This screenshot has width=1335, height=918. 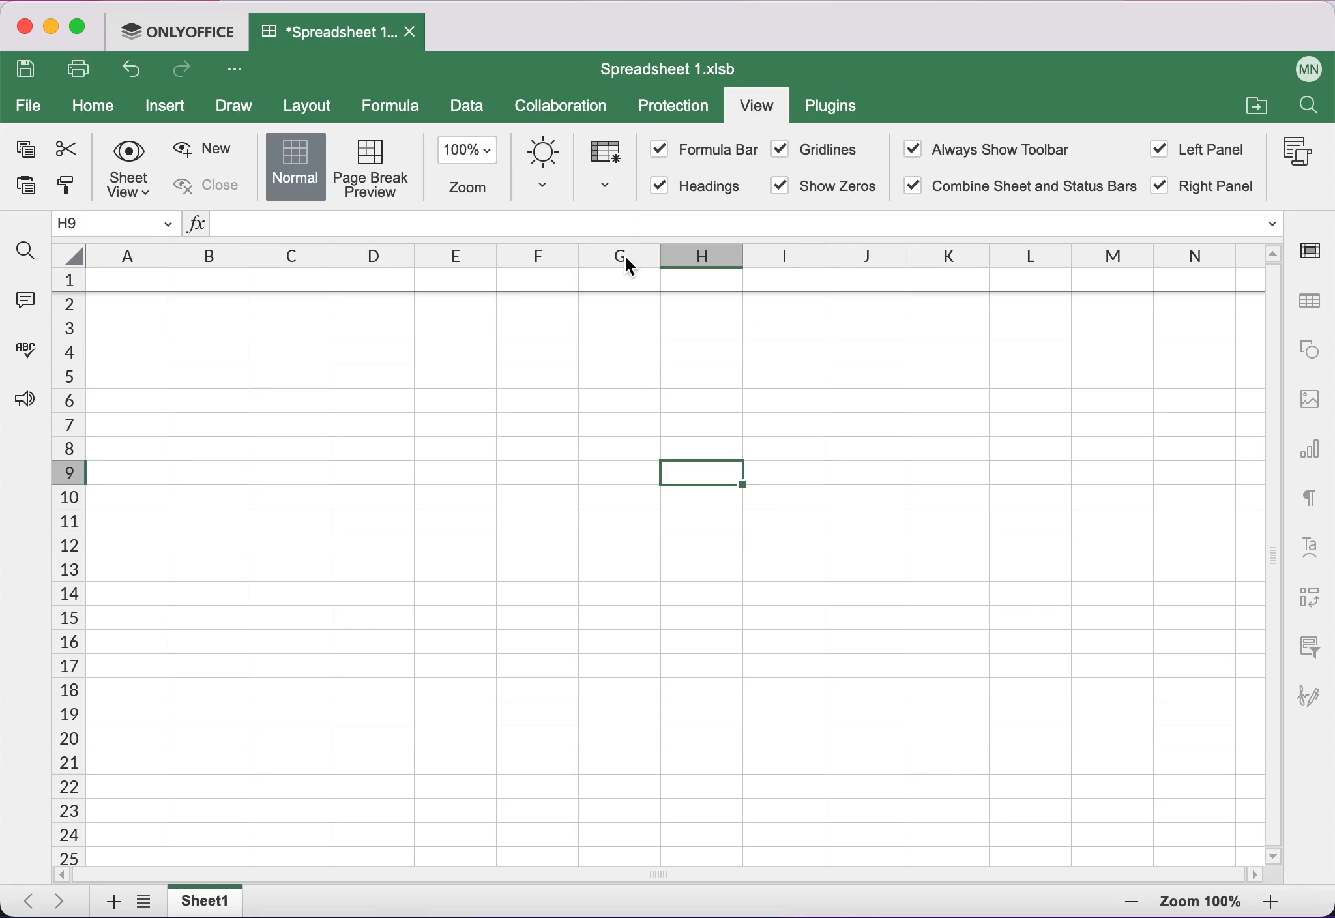 What do you see at coordinates (144, 902) in the screenshot?
I see `list all tabs` at bounding box center [144, 902].